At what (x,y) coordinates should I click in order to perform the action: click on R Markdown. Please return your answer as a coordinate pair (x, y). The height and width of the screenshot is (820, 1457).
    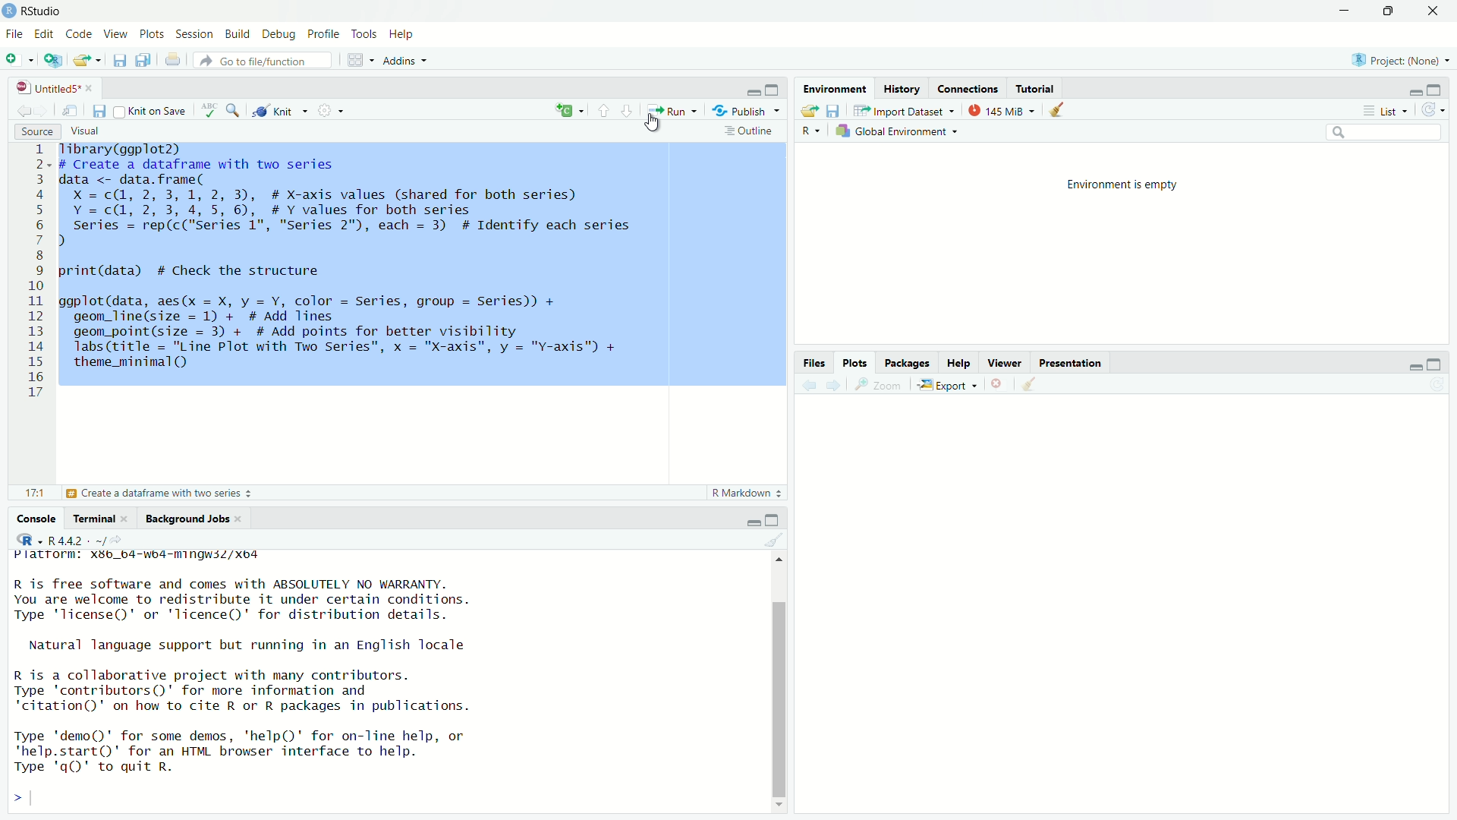
    Looking at the image, I should click on (747, 494).